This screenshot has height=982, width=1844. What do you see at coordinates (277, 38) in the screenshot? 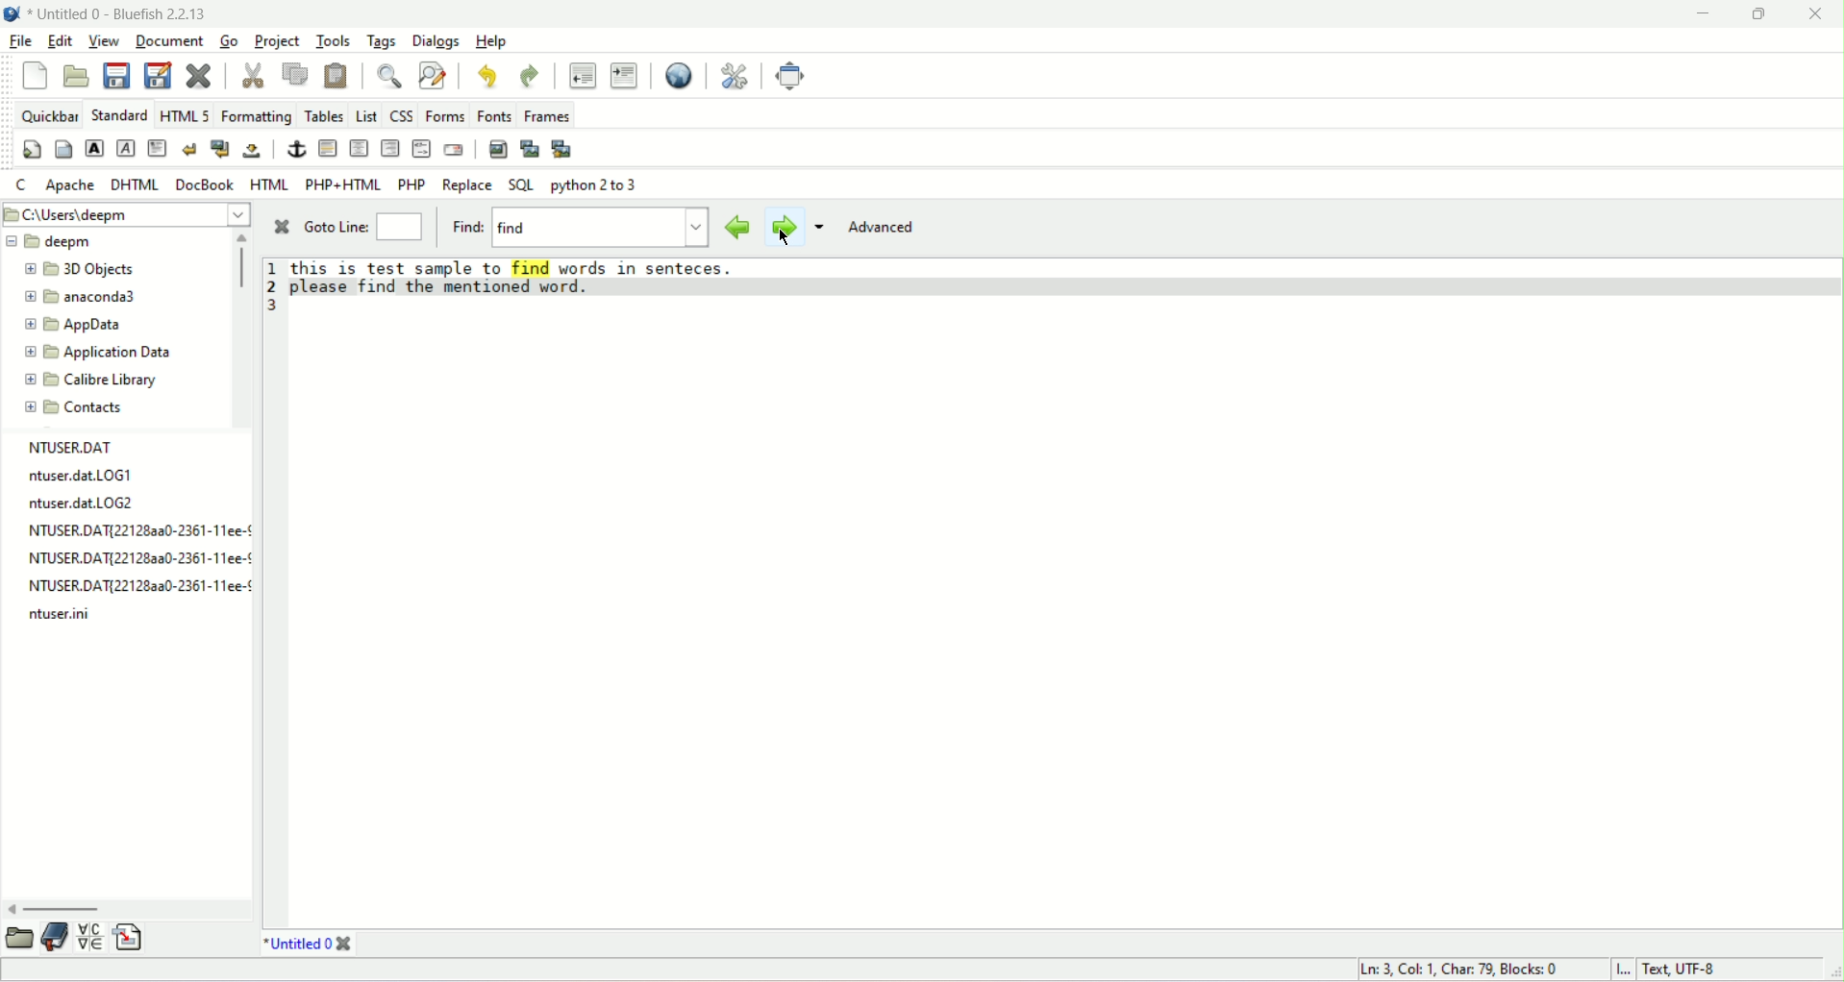
I see `project` at bounding box center [277, 38].